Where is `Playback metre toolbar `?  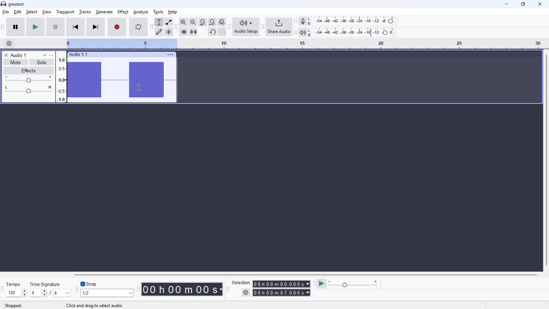 Playback metre toolbar  is located at coordinates (295, 33).